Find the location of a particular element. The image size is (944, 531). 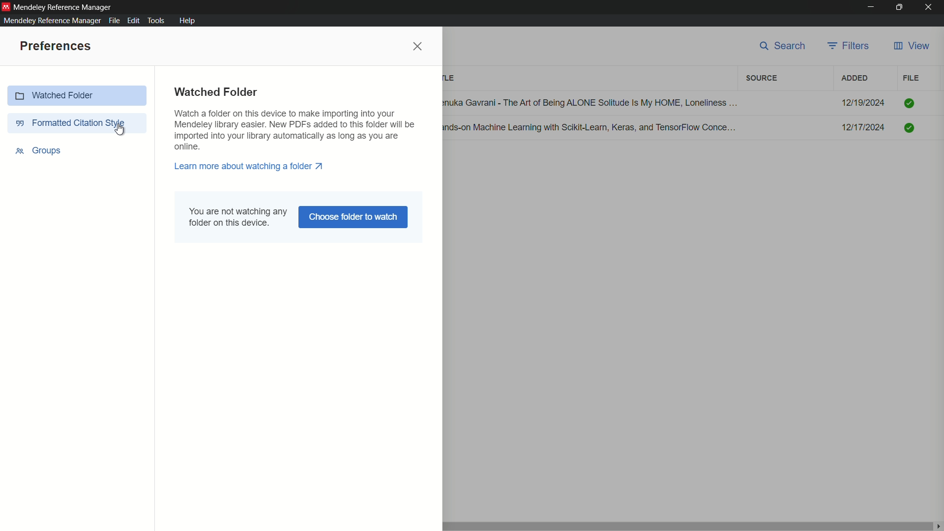

view is located at coordinates (912, 47).